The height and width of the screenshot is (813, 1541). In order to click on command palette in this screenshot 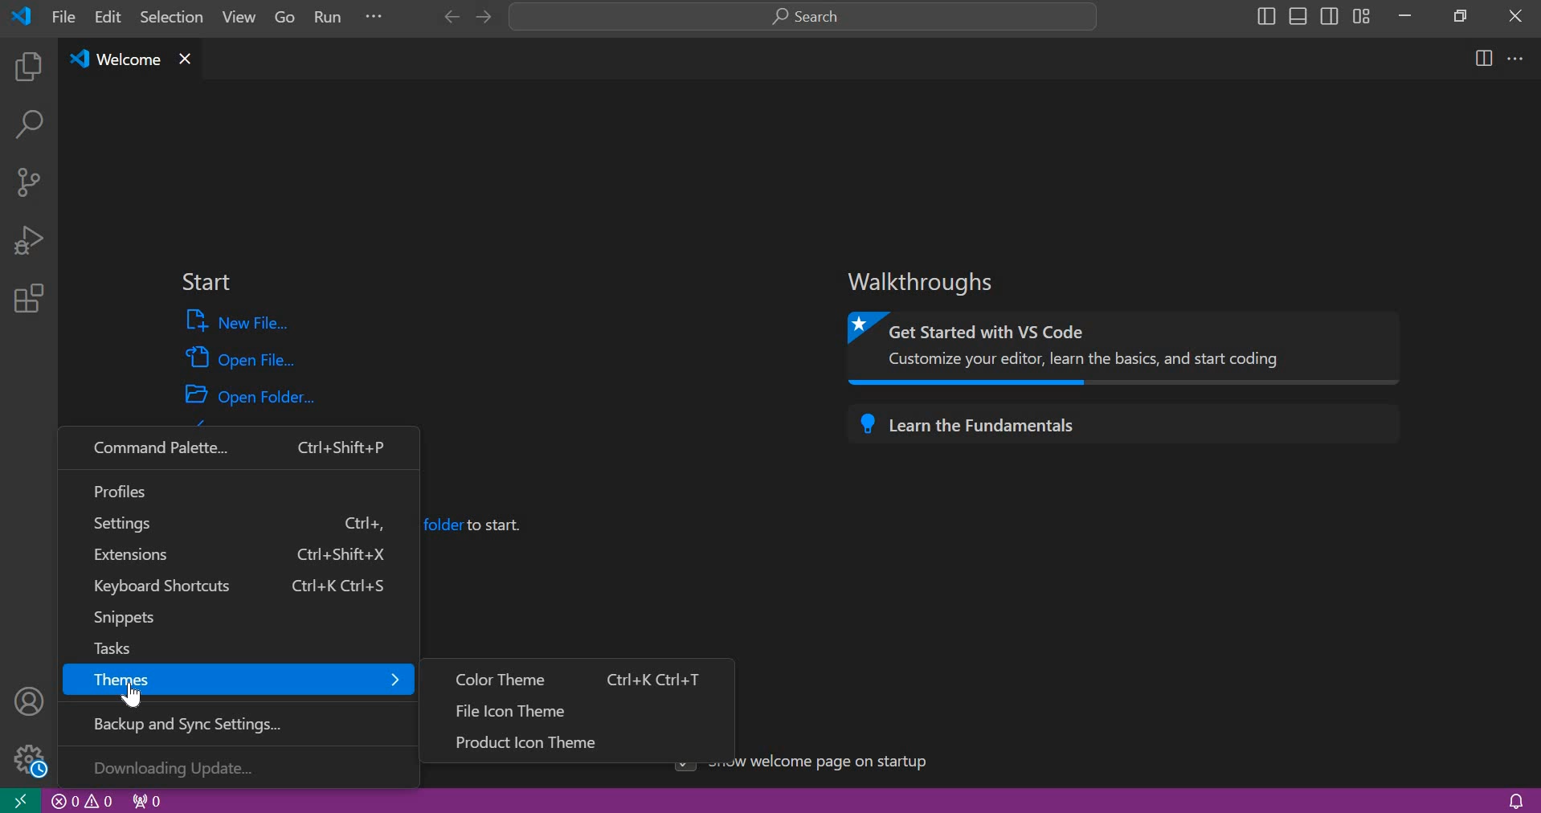, I will do `click(239, 448)`.